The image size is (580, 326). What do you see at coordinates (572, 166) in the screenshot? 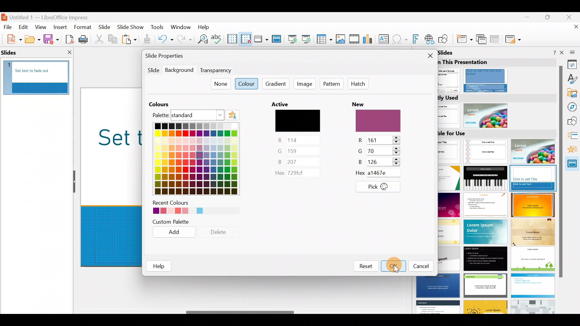
I see `Master slides` at bounding box center [572, 166].